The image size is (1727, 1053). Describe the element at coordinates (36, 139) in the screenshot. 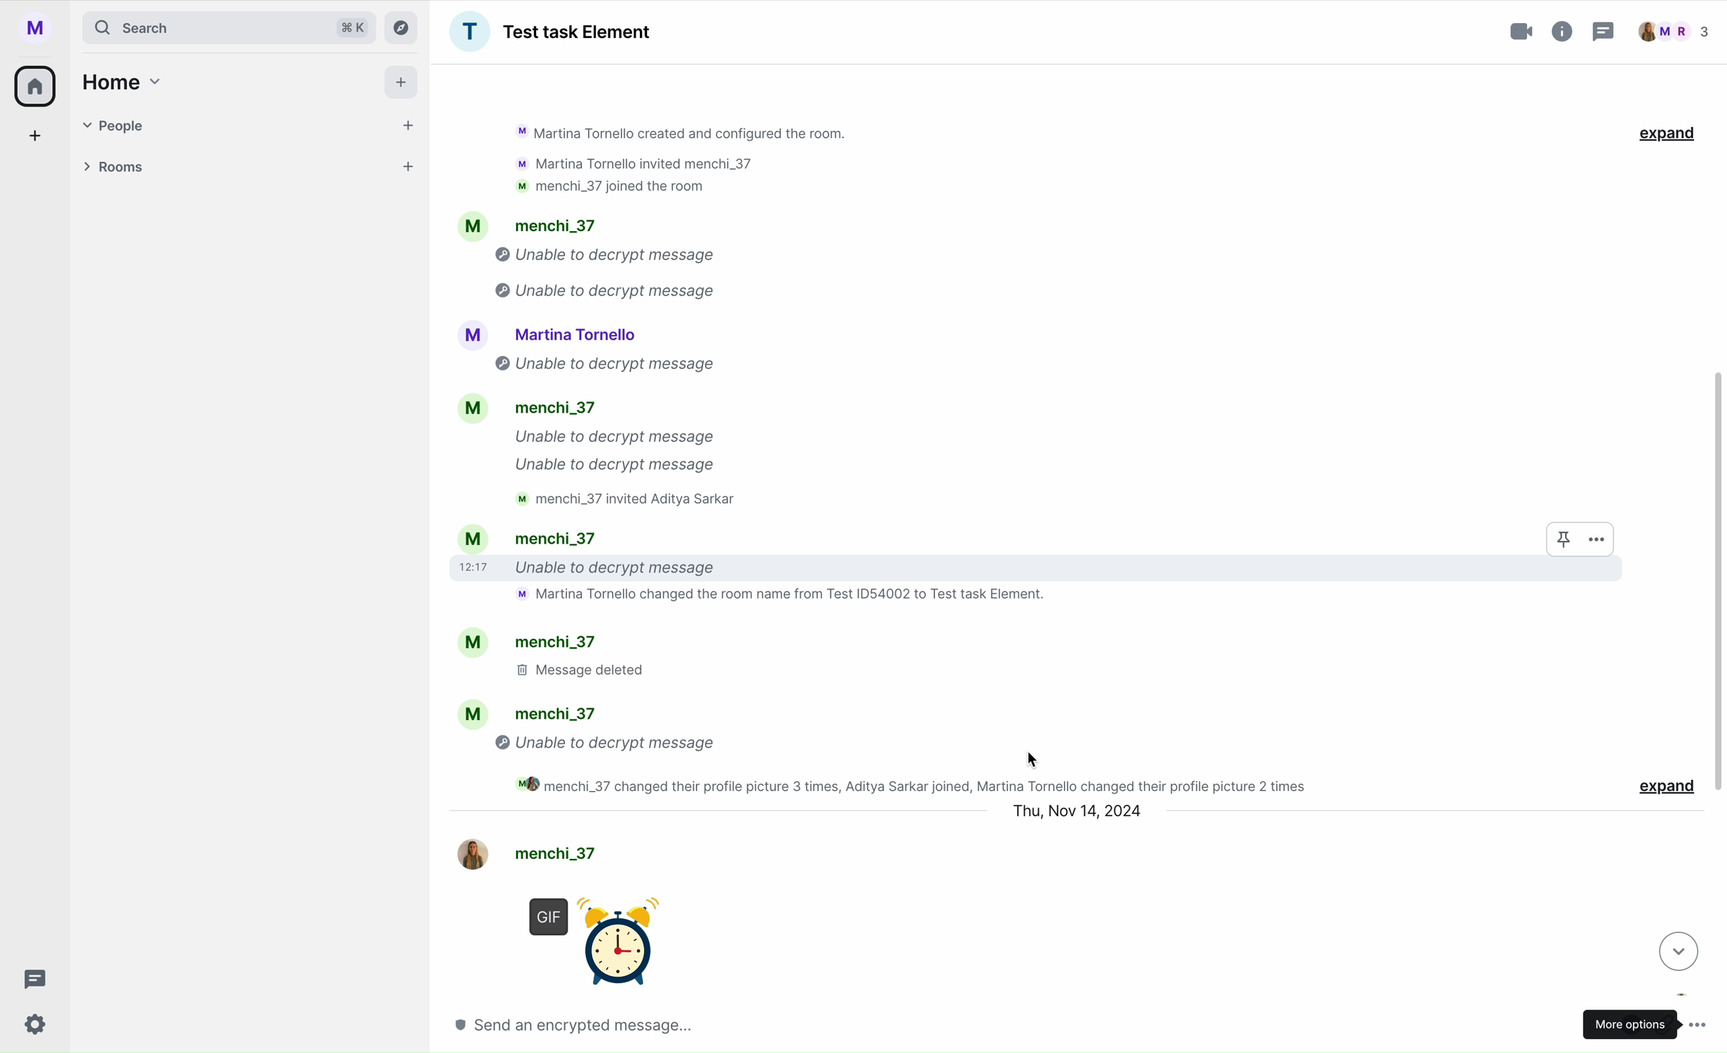

I see `add` at that location.